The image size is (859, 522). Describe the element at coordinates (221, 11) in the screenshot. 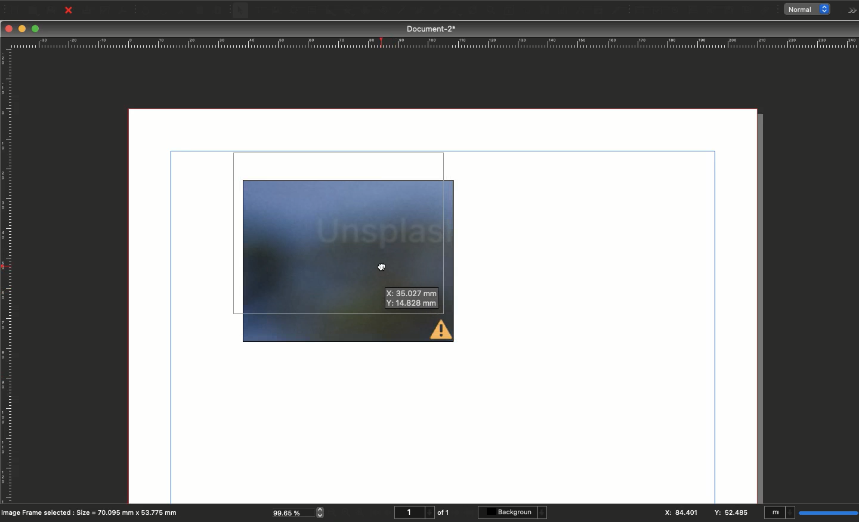

I see `Paste` at that location.